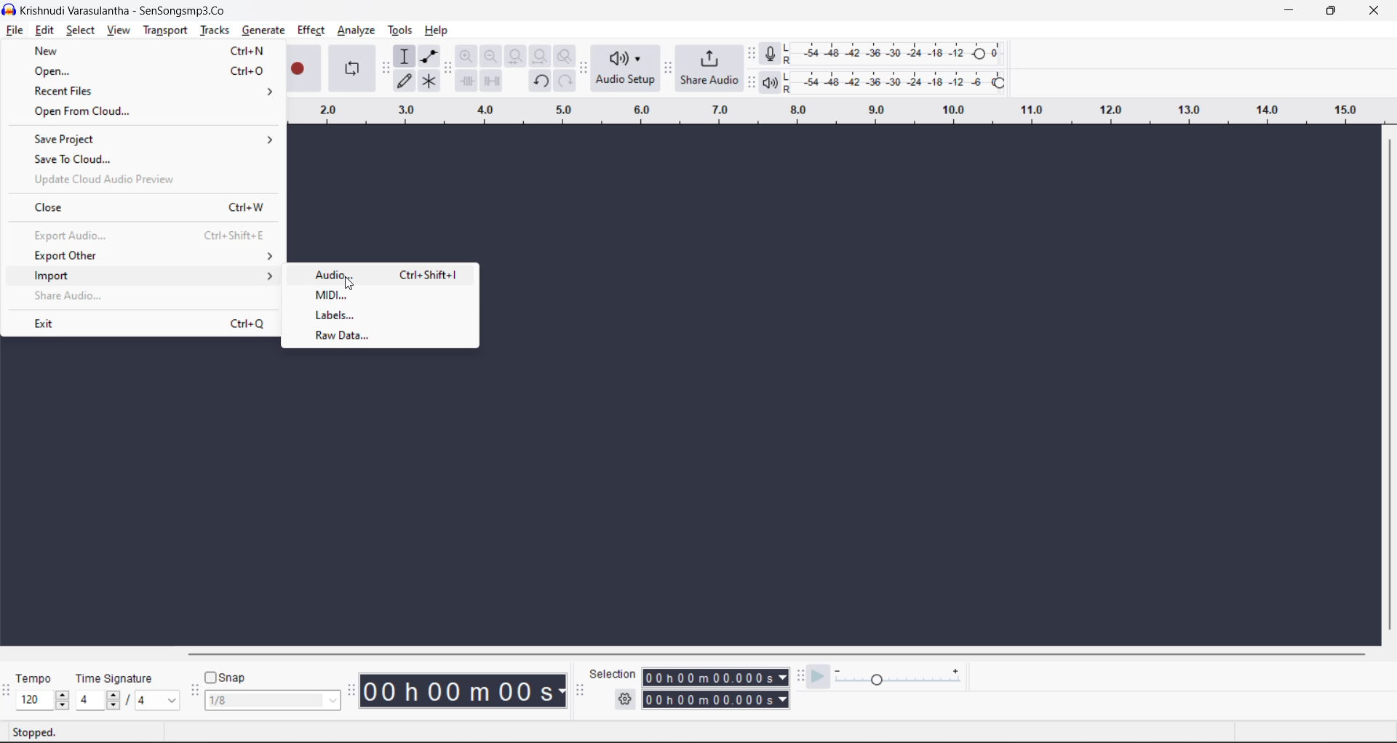  I want to click on multi tool, so click(431, 81).